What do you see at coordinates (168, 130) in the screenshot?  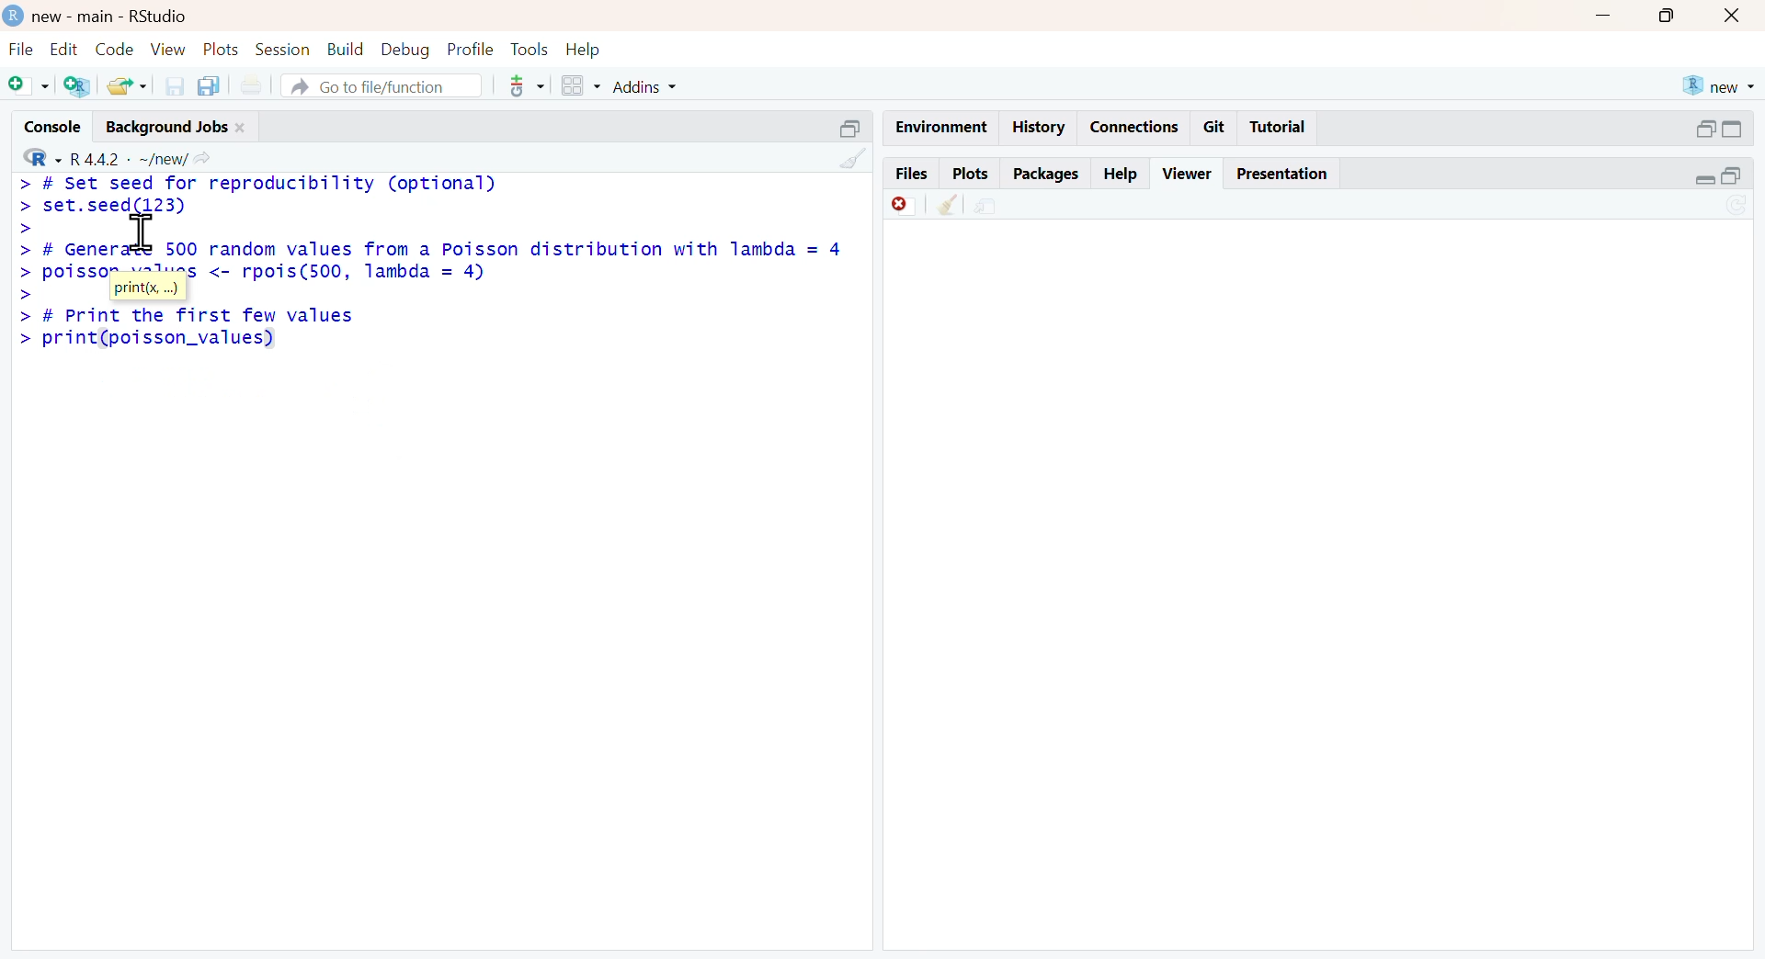 I see `Background jobs` at bounding box center [168, 130].